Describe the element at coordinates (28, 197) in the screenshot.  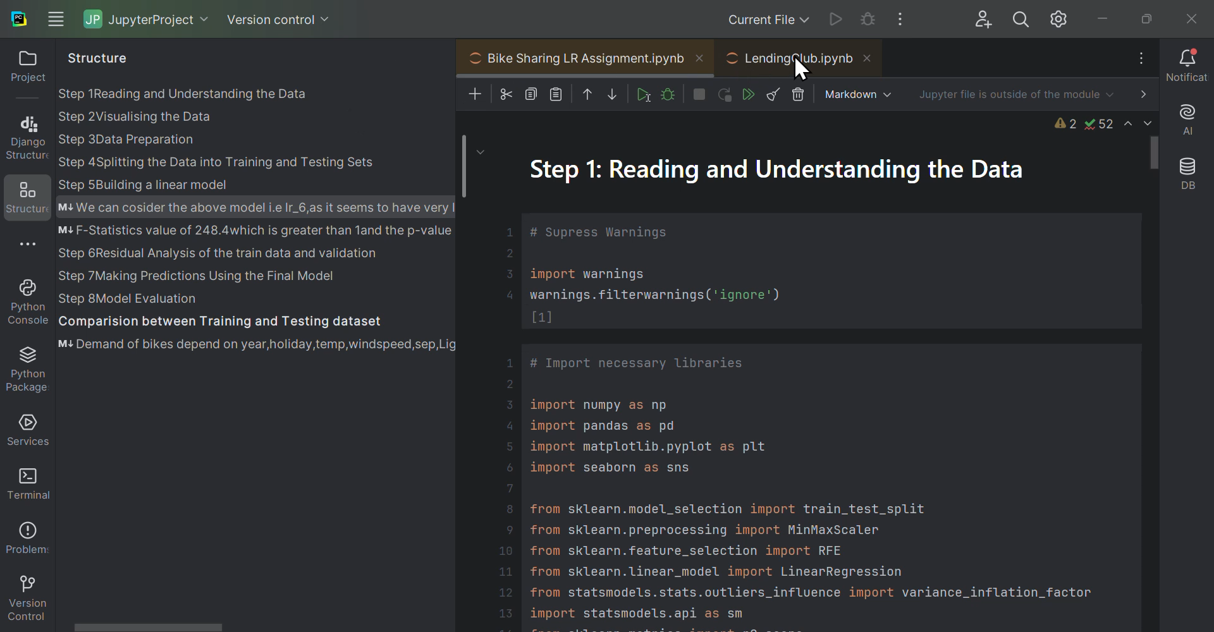
I see `Structures` at that location.